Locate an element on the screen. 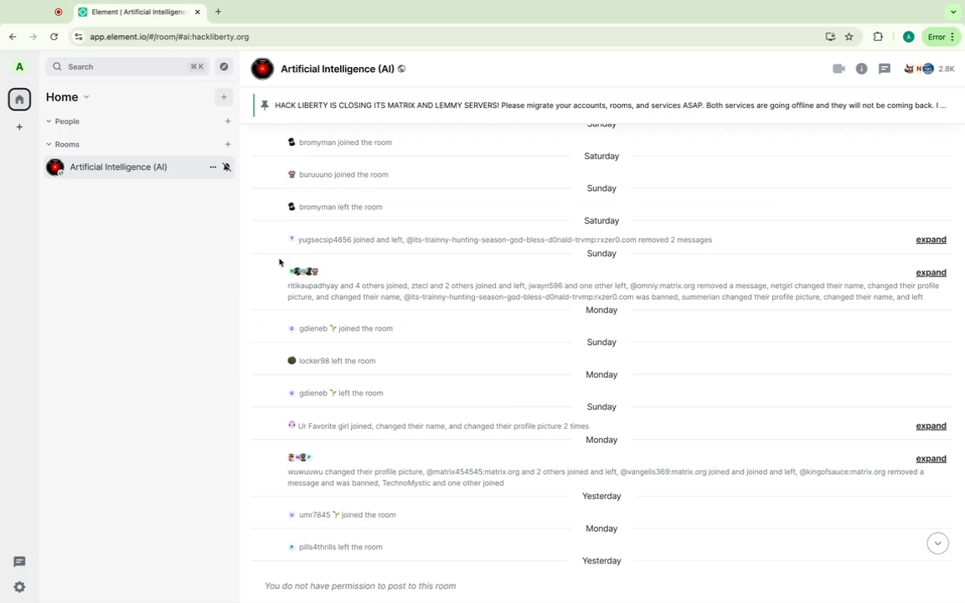  Message is located at coordinates (336, 327).